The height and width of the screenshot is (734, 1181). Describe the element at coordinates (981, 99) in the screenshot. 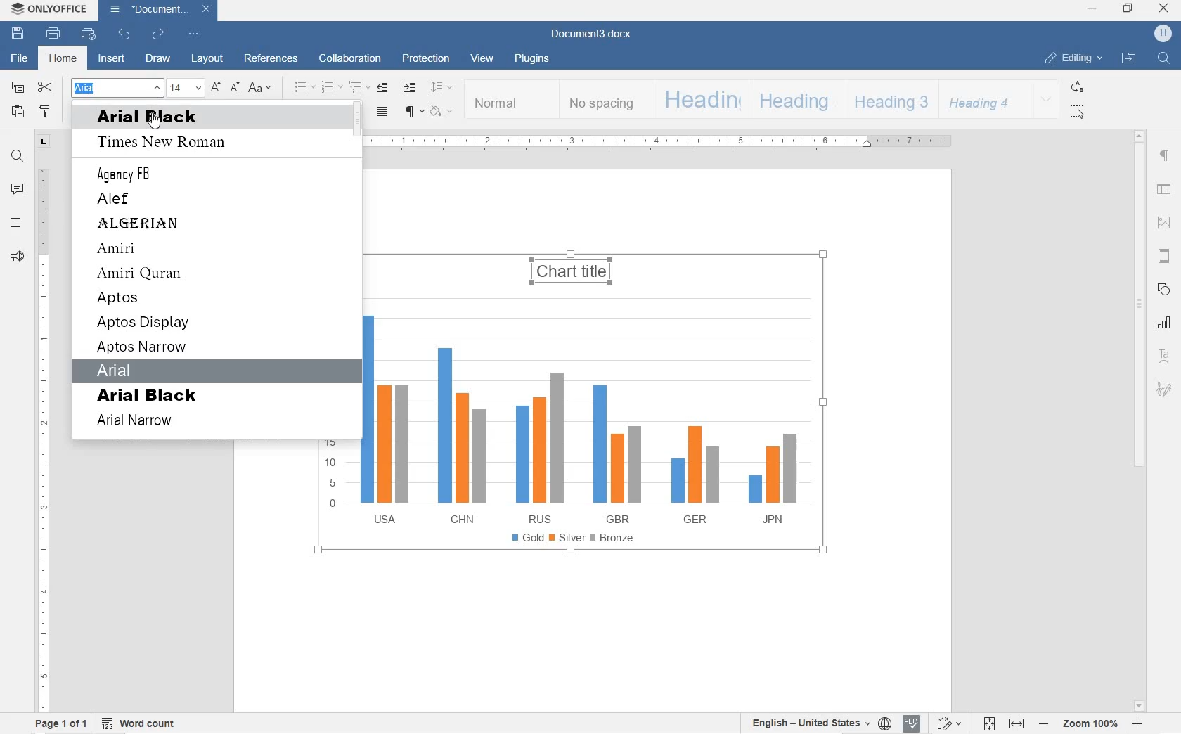

I see `HEADING 4` at that location.